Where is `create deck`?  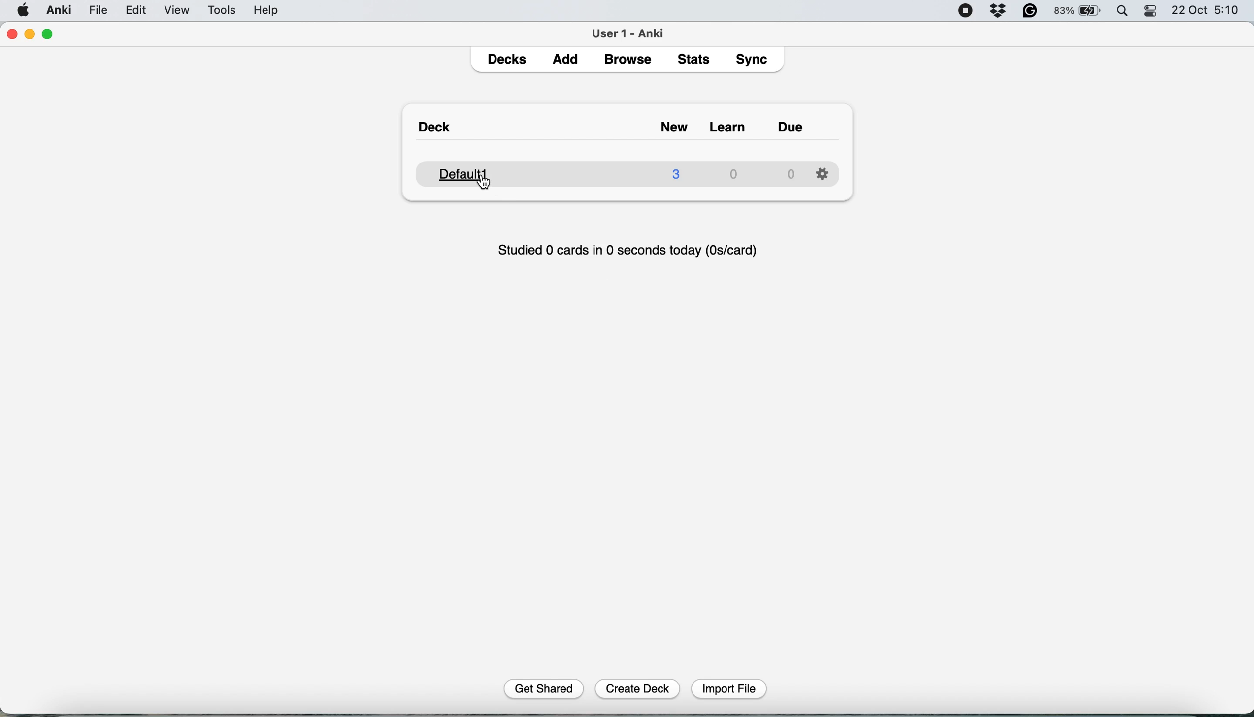
create deck is located at coordinates (639, 688).